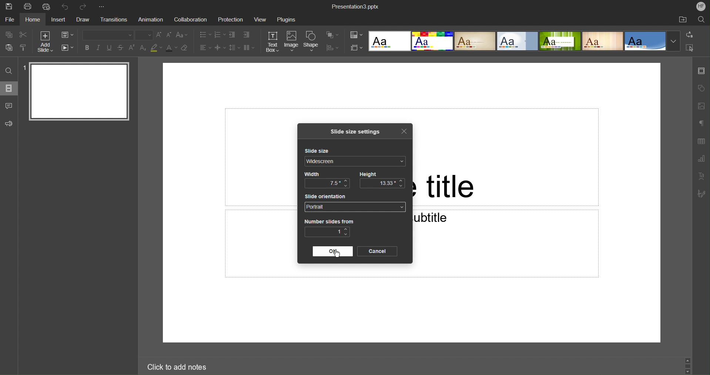  I want to click on Open File Location, so click(682, 20).